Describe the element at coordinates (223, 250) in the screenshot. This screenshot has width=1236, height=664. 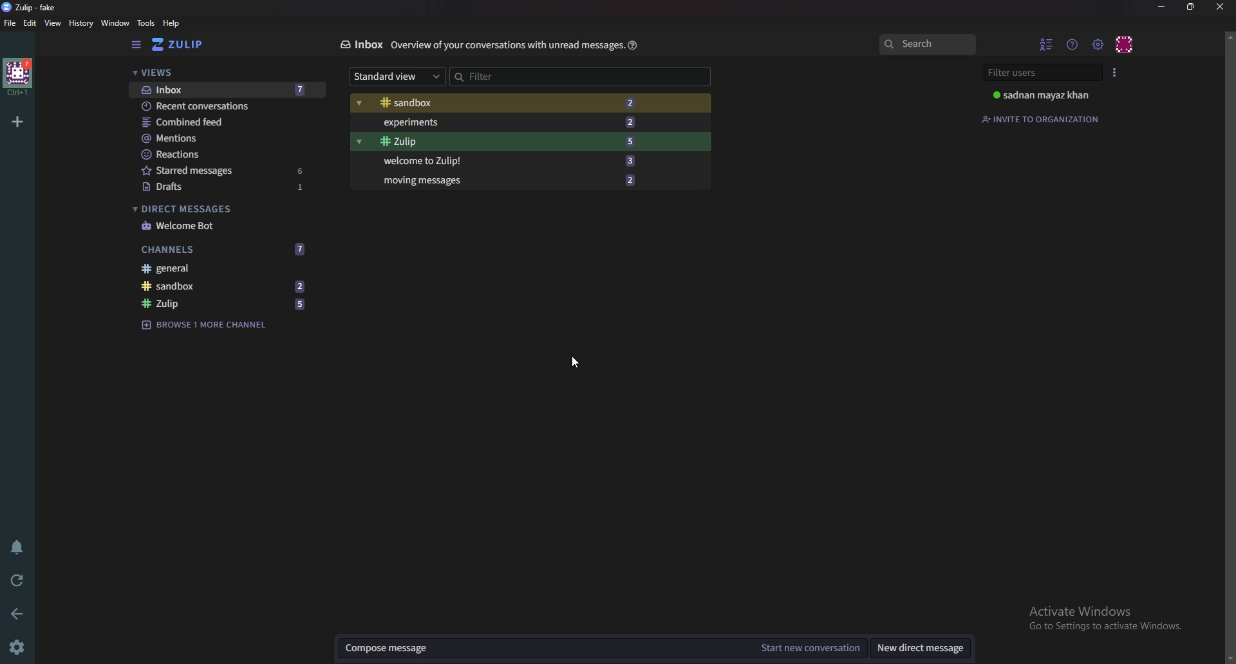
I see `Channels 7` at that location.